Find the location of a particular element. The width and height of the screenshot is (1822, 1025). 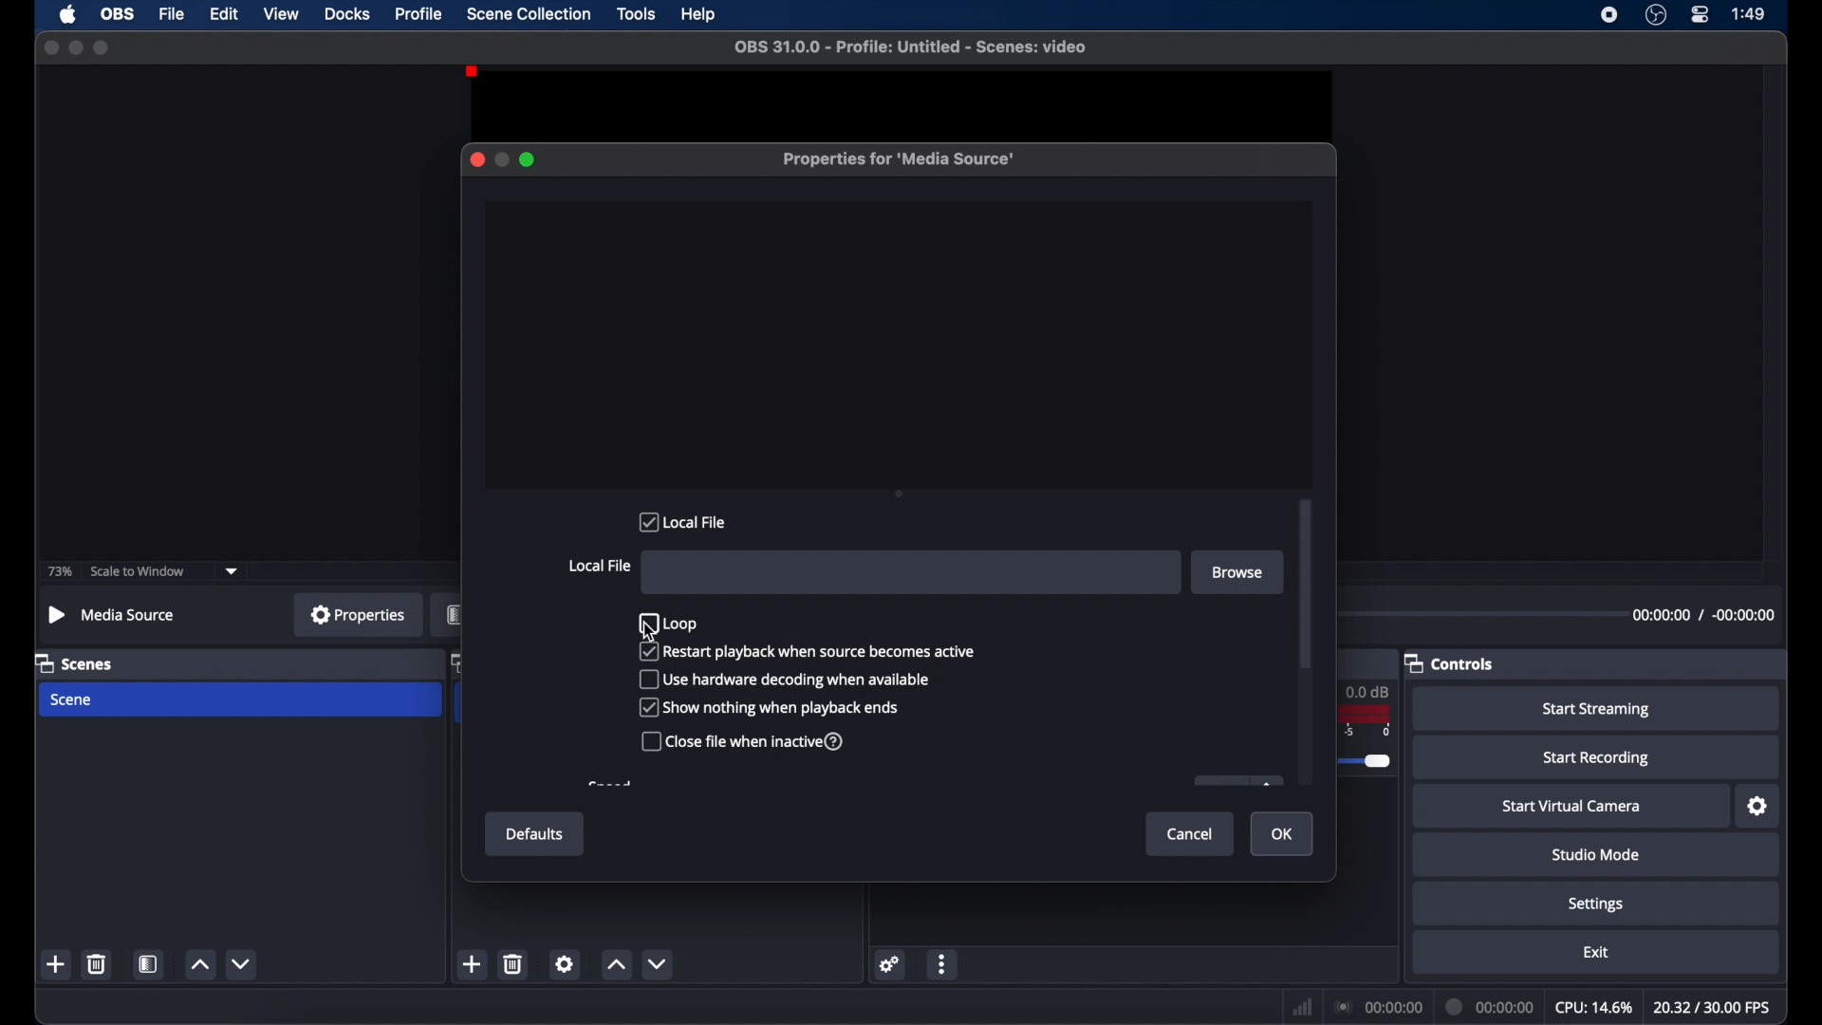

obs is located at coordinates (116, 13).